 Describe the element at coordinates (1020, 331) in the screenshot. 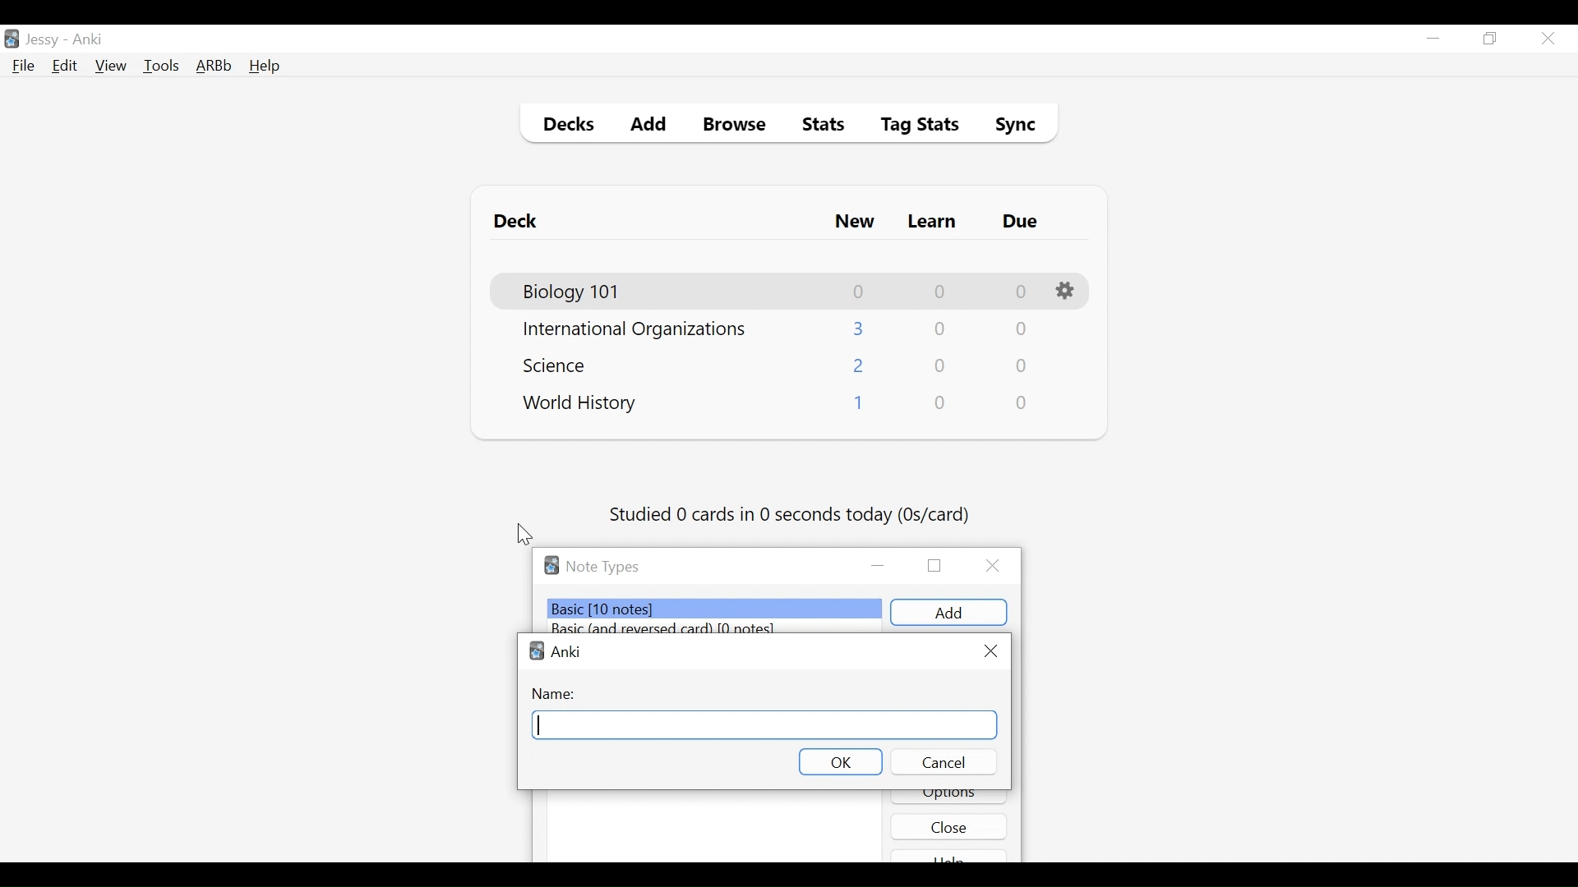

I see `Due Card Count` at that location.